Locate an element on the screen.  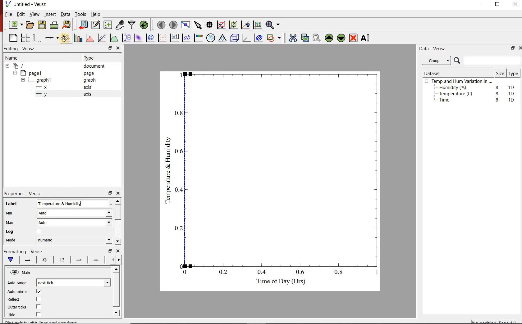
Help is located at coordinates (96, 14).